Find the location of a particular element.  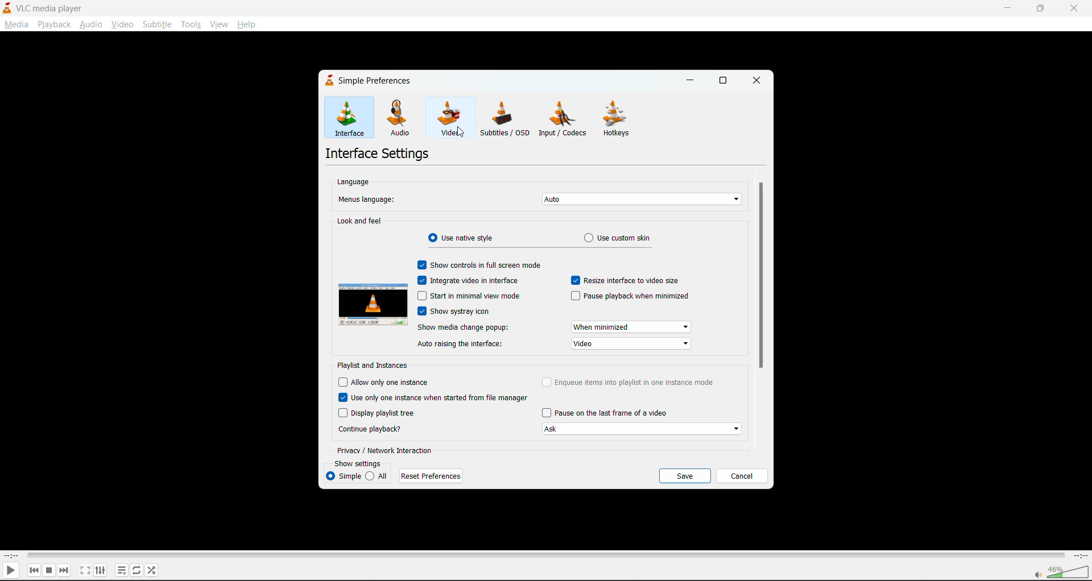

playlist is located at coordinates (121, 570).